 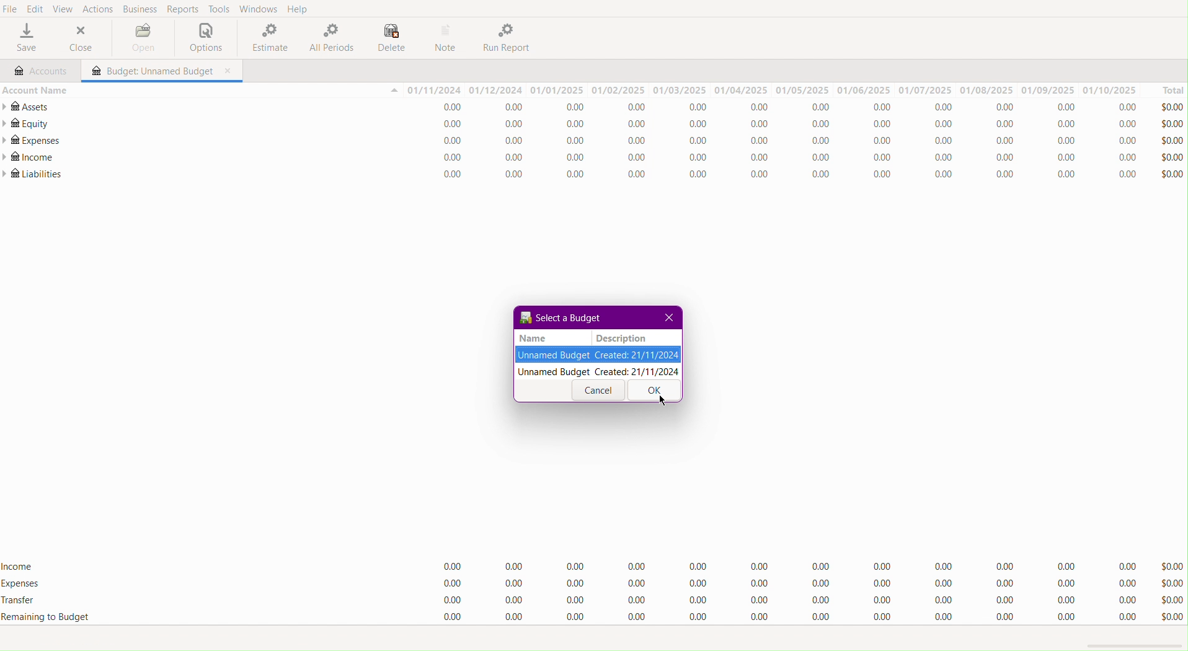 I want to click on Windows, so click(x=259, y=9).